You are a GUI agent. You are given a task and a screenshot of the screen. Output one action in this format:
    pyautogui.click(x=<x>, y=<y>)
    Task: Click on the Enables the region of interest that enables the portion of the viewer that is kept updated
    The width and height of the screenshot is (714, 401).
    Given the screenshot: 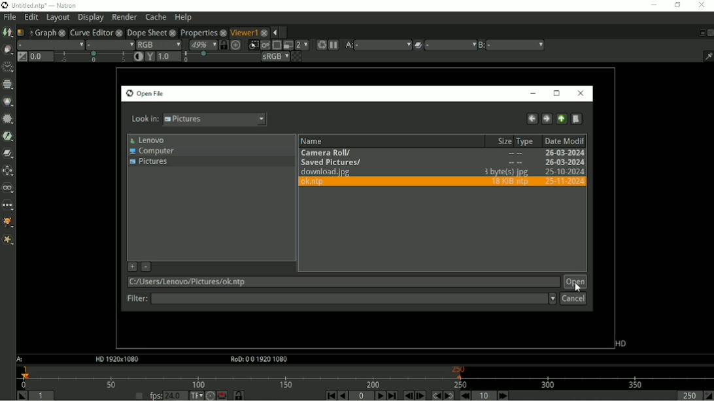 What is the action you would take?
    pyautogui.click(x=276, y=45)
    